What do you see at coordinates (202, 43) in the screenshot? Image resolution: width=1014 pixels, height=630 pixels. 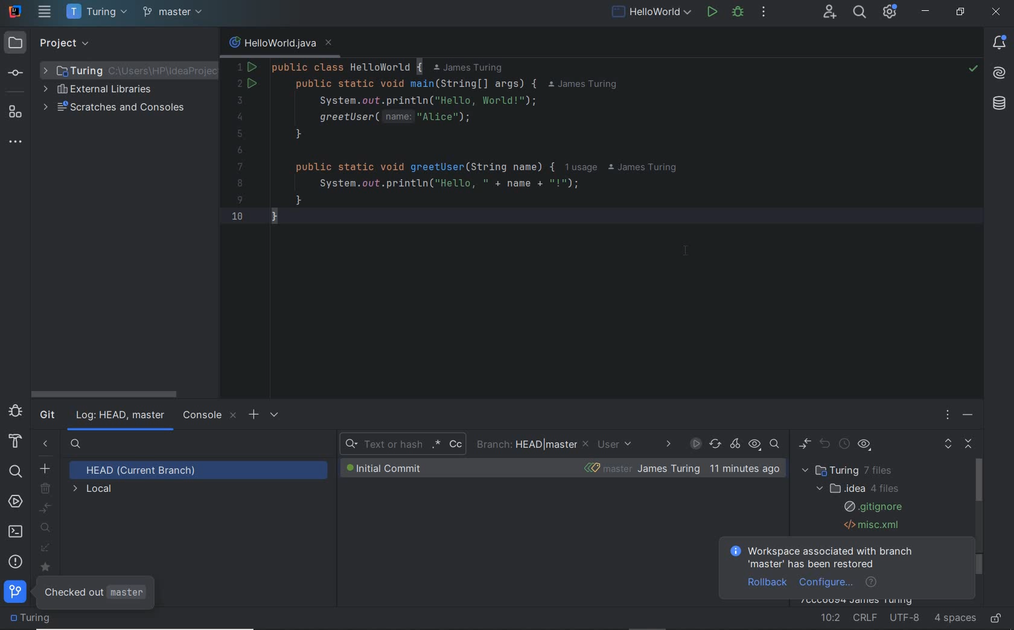 I see `hide` at bounding box center [202, 43].